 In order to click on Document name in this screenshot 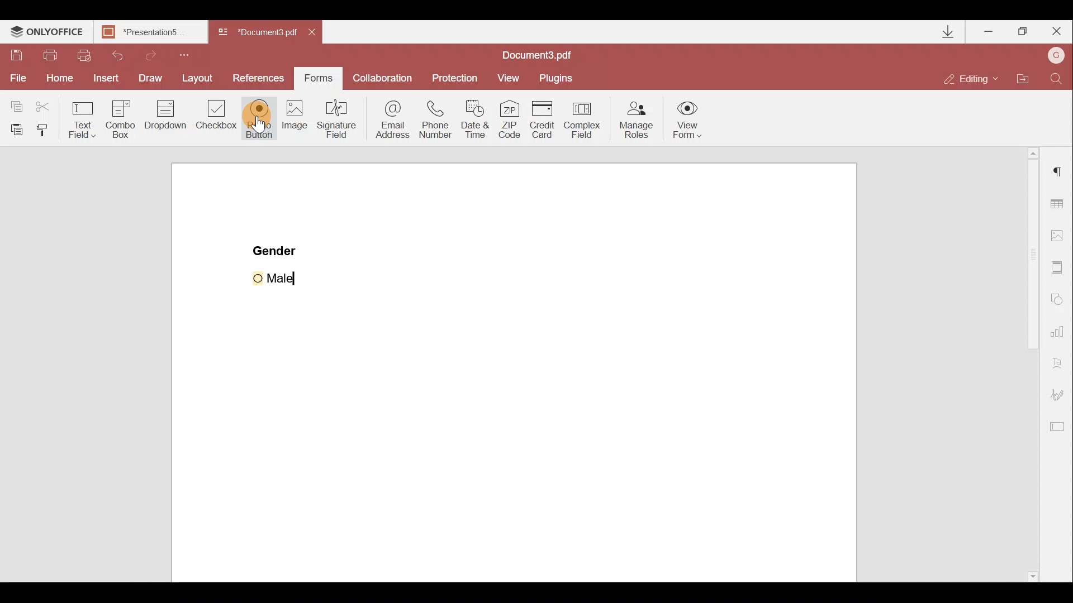, I will do `click(149, 32)`.